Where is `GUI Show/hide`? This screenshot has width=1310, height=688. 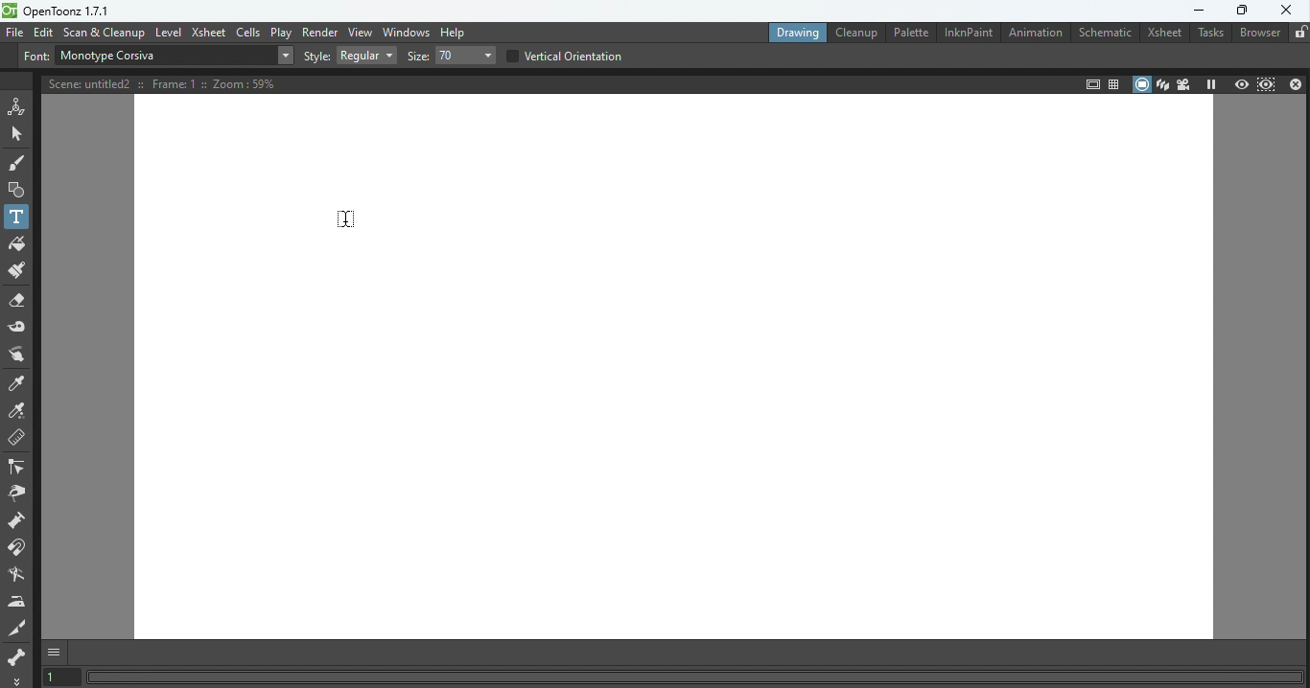
GUI Show/hide is located at coordinates (57, 651).